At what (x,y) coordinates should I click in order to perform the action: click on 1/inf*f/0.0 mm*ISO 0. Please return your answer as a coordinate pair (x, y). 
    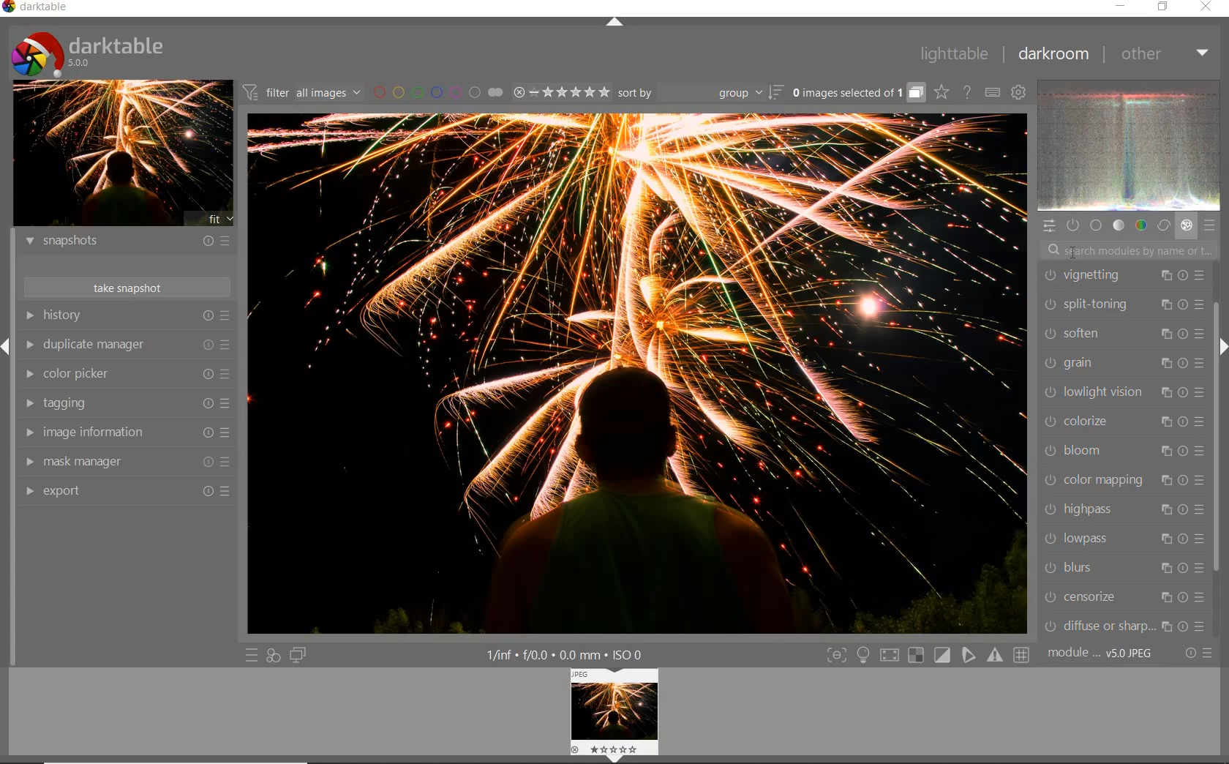
    Looking at the image, I should click on (574, 655).